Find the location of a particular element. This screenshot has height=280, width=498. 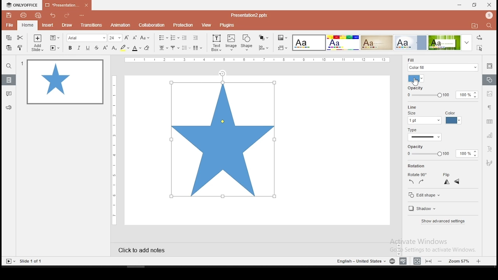

start slideshow is located at coordinates (55, 48).